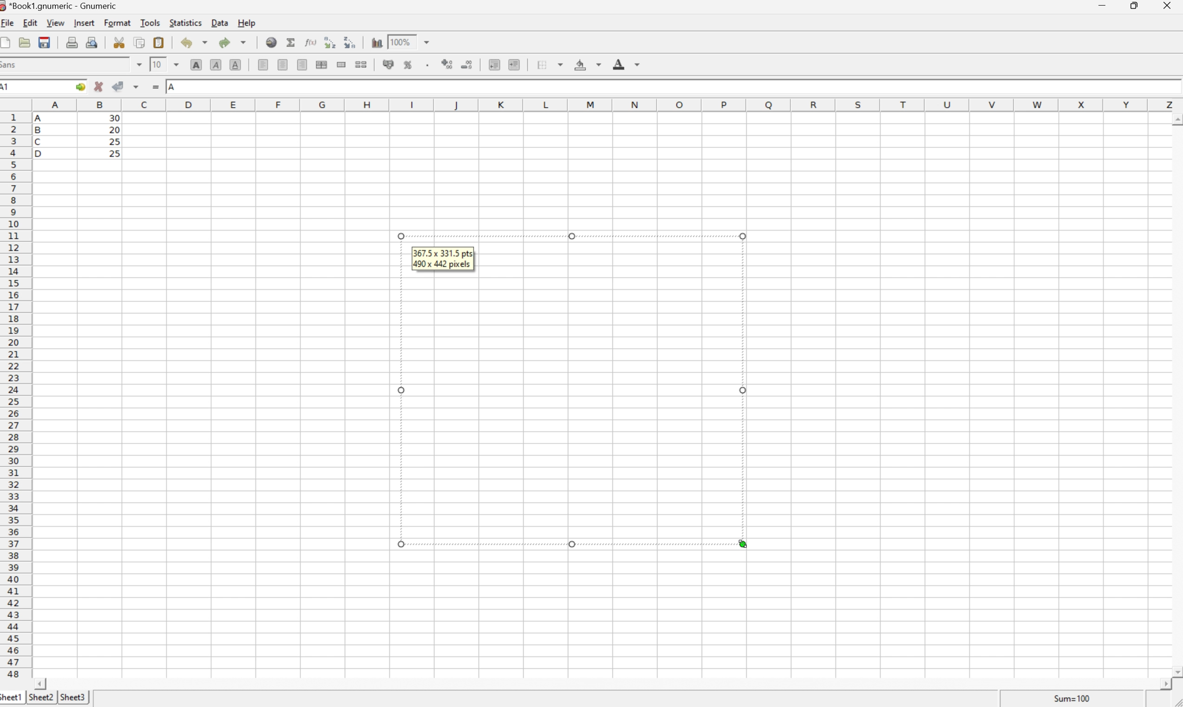 The height and width of the screenshot is (707, 1183). I want to click on 100%, so click(399, 41).